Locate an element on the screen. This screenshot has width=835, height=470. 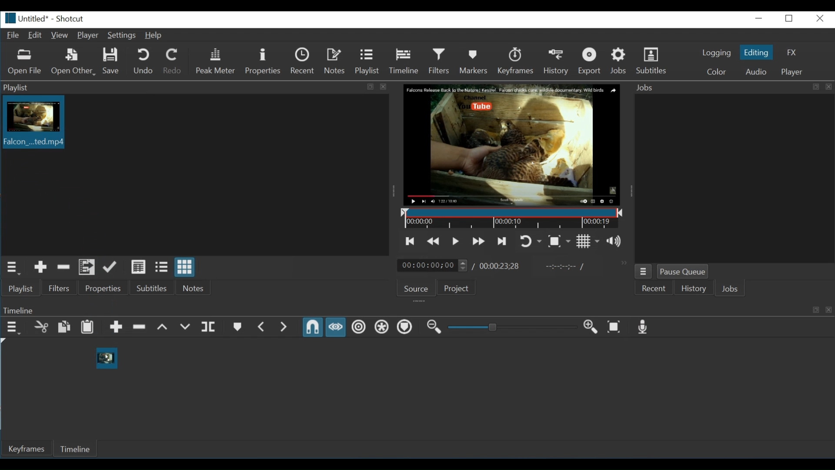
File is located at coordinates (12, 34).